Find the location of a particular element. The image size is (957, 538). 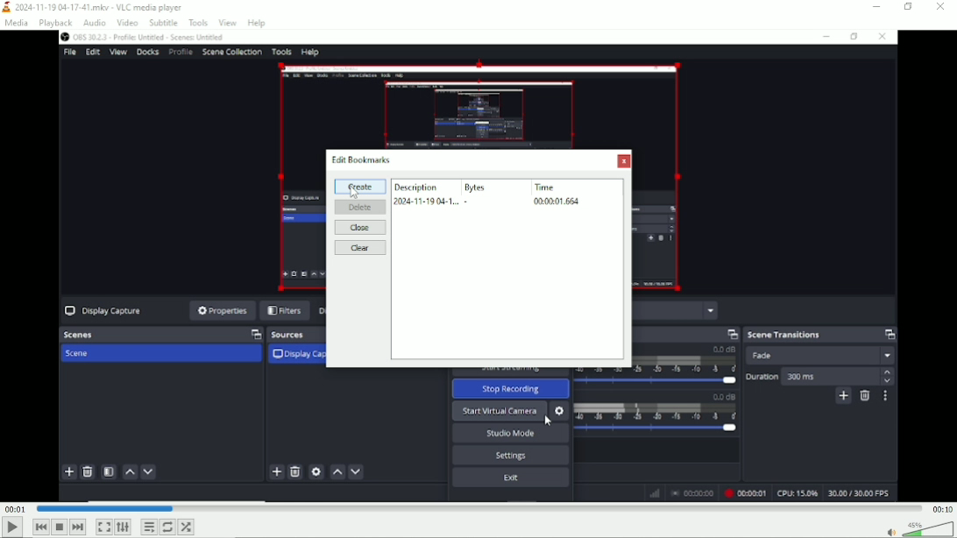

Toggle loop all, loop one and no loop  is located at coordinates (168, 527).